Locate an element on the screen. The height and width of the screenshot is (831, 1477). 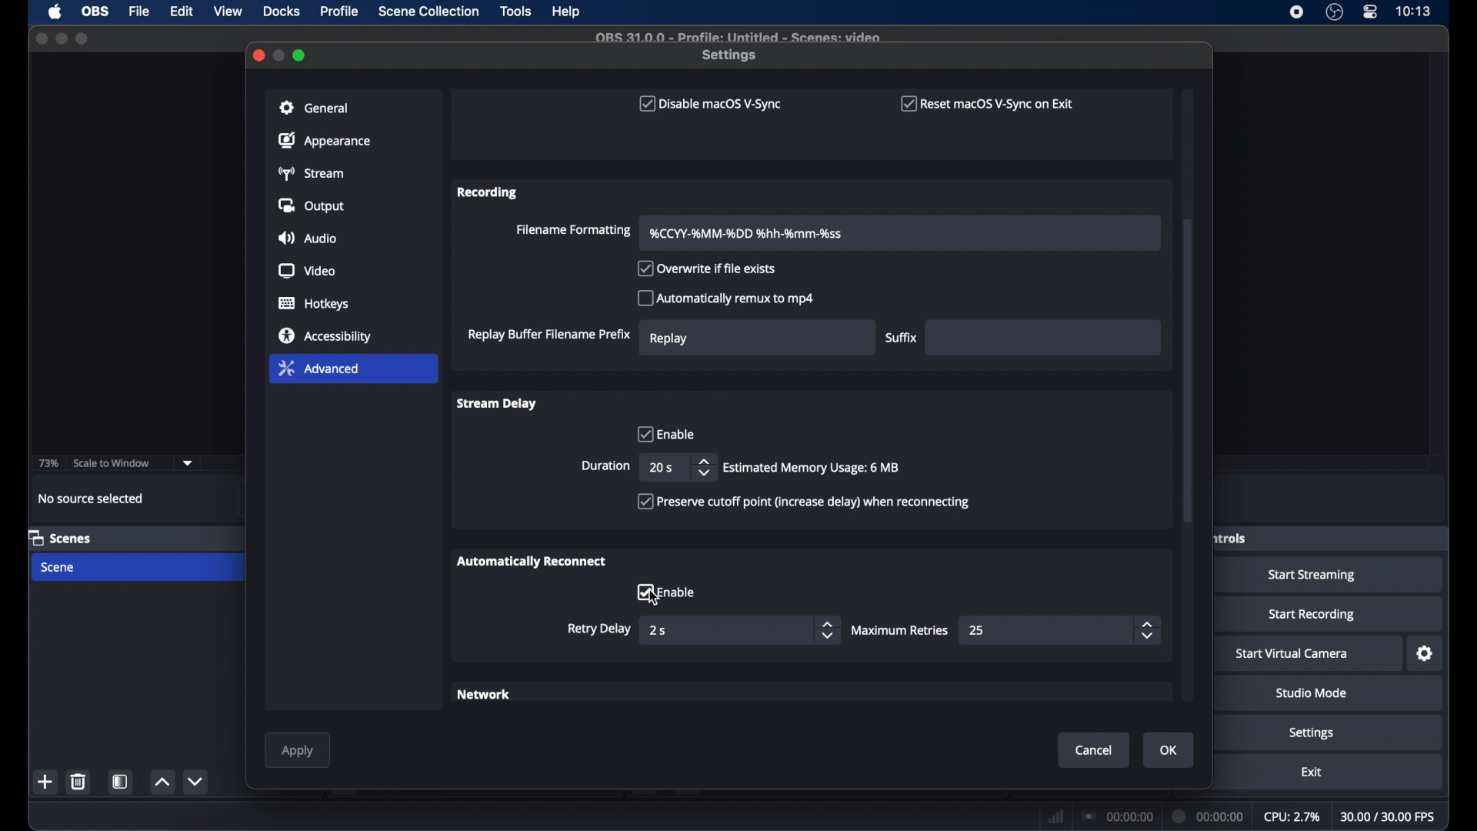
apple icon is located at coordinates (55, 12).